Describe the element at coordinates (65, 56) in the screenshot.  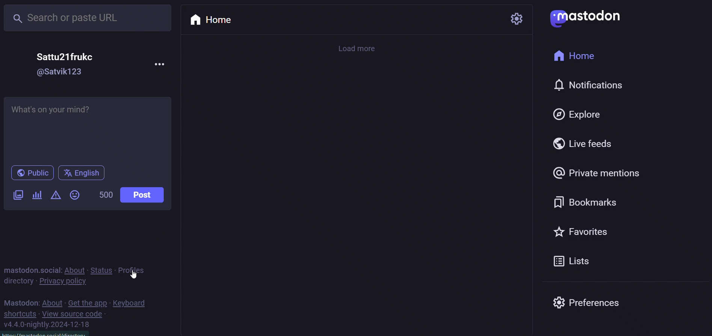
I see `user name` at that location.